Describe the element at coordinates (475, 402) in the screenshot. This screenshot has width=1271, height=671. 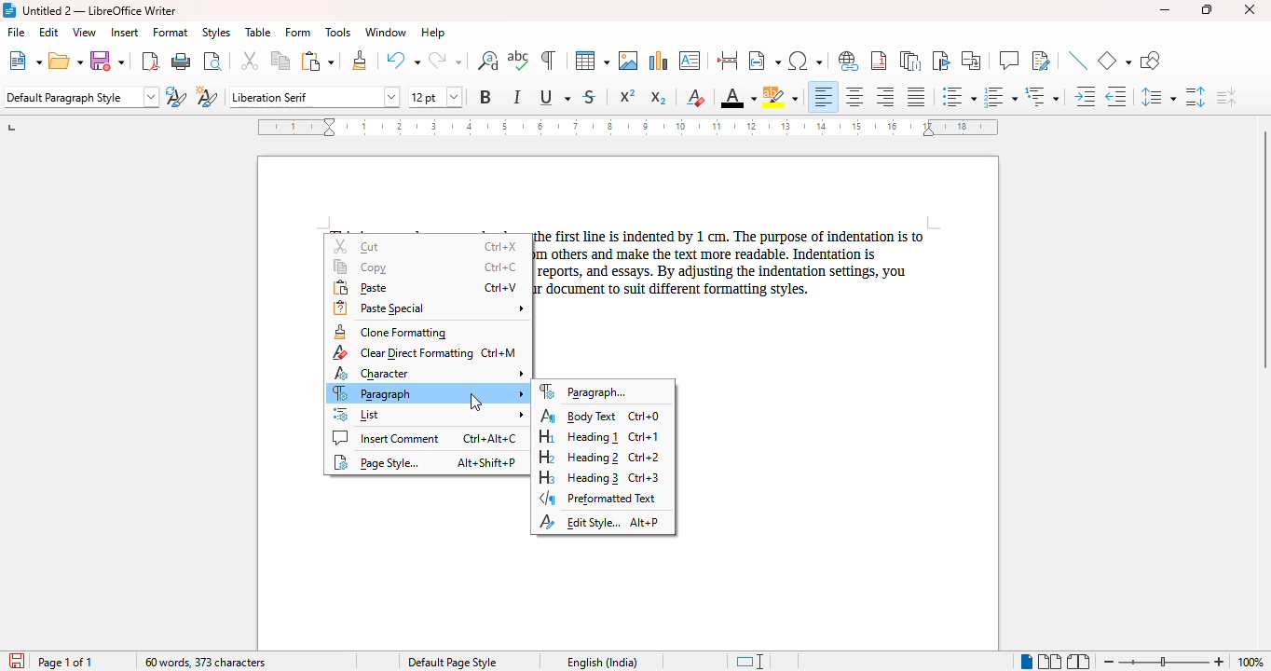
I see `cursor` at that location.